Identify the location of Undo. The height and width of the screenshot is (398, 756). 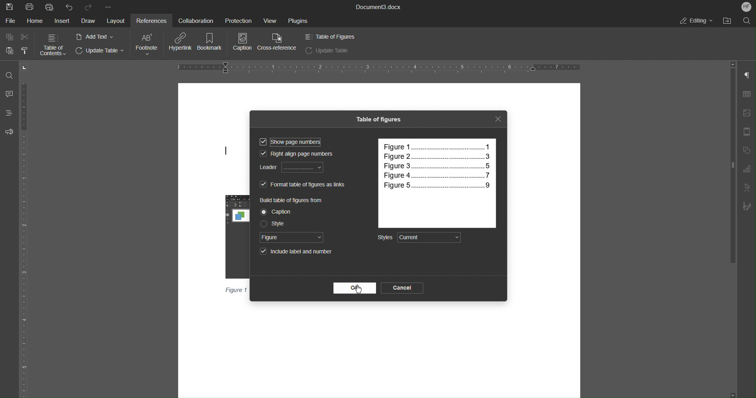
(69, 7).